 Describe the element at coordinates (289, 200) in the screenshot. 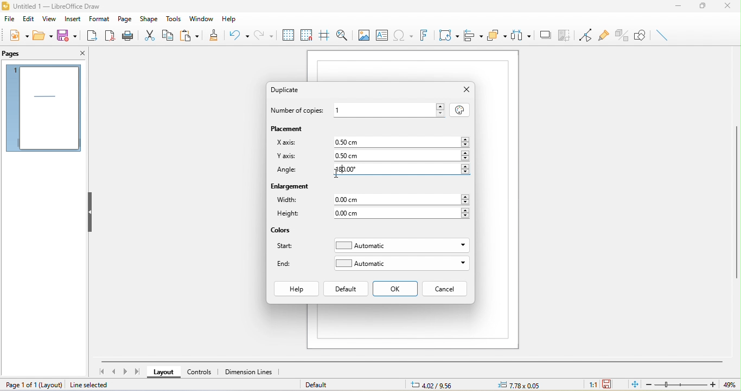

I see `widith` at that location.